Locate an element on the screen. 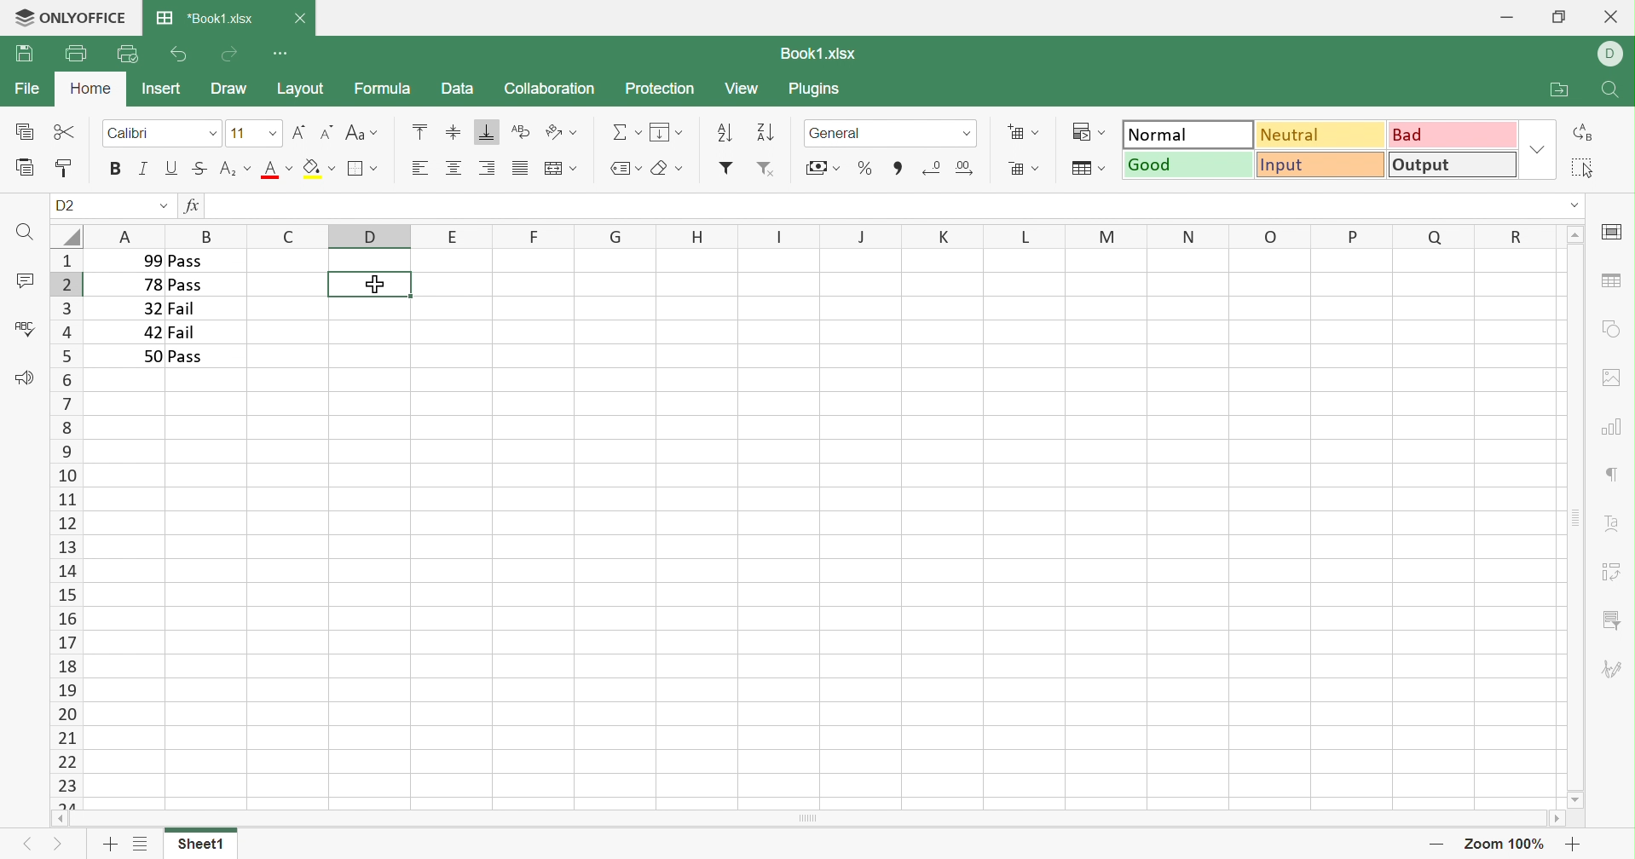 Image resolution: width=1635 pixels, height=859 pixels. 32 is located at coordinates (149, 308).